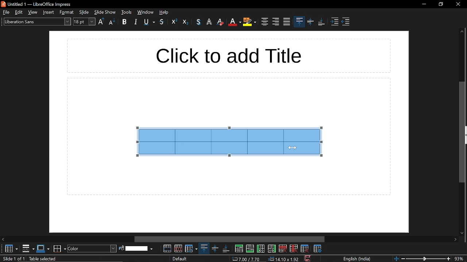 The width and height of the screenshot is (467, 262). Describe the element at coordinates (66, 12) in the screenshot. I see `style` at that location.